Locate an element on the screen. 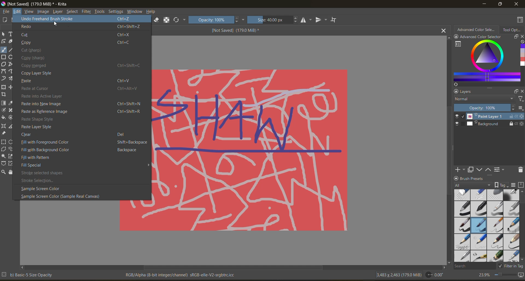 This screenshot has width=525, height=281. normal is located at coordinates (483, 99).